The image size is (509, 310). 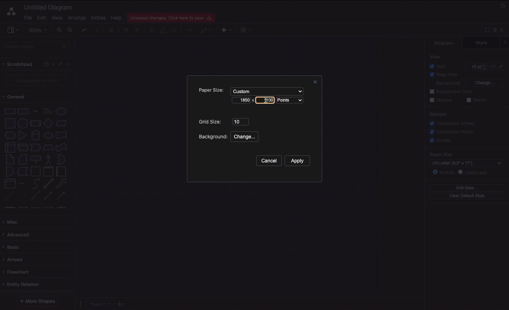 What do you see at coordinates (45, 64) in the screenshot?
I see `Help` at bounding box center [45, 64].